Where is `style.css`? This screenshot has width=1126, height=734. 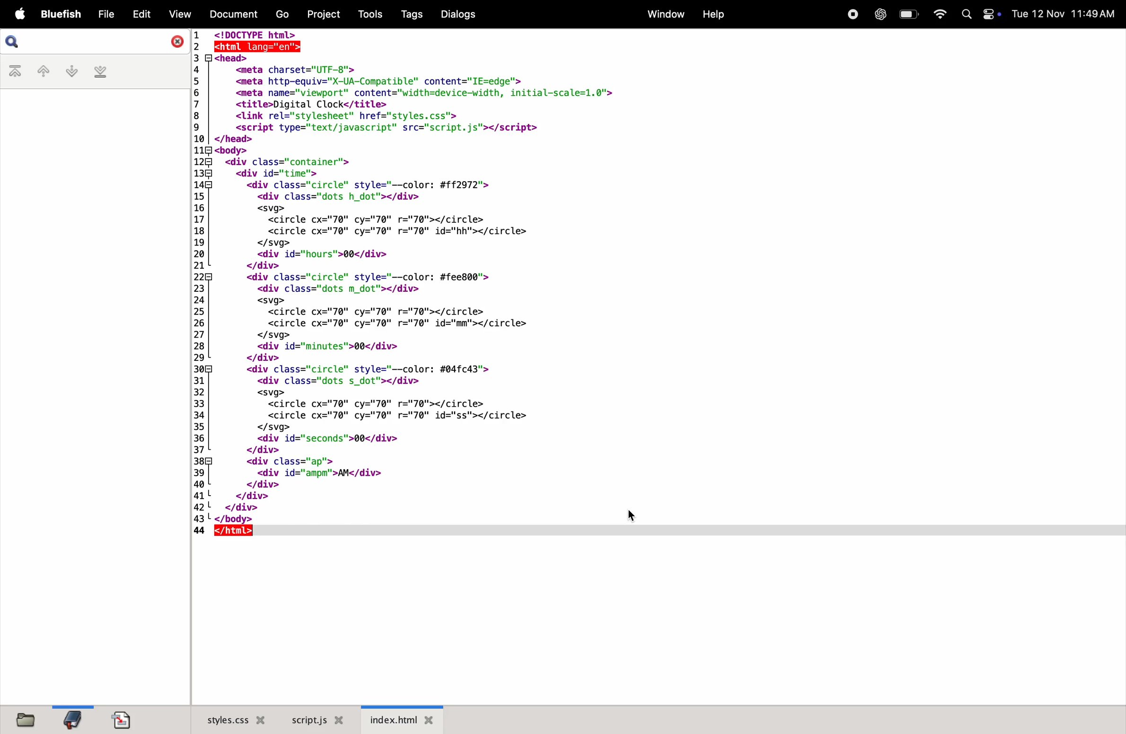 style.css is located at coordinates (231, 718).